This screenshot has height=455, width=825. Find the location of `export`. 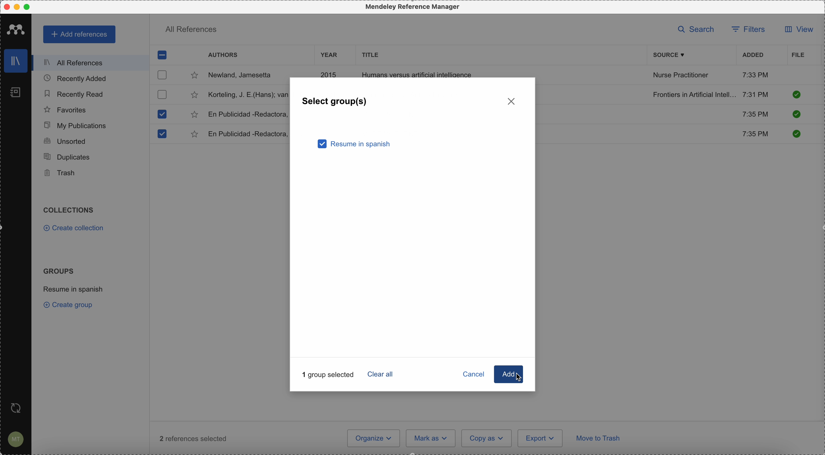

export is located at coordinates (540, 438).